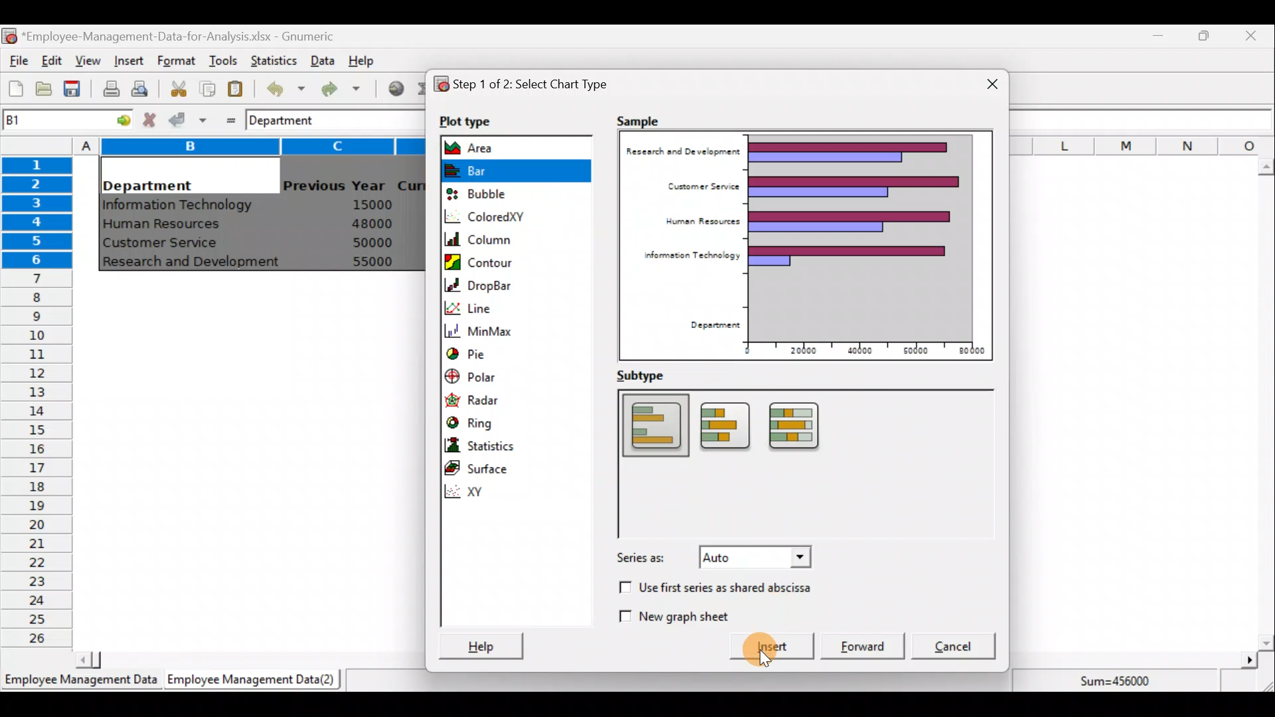  I want to click on Research and Development, so click(196, 264).